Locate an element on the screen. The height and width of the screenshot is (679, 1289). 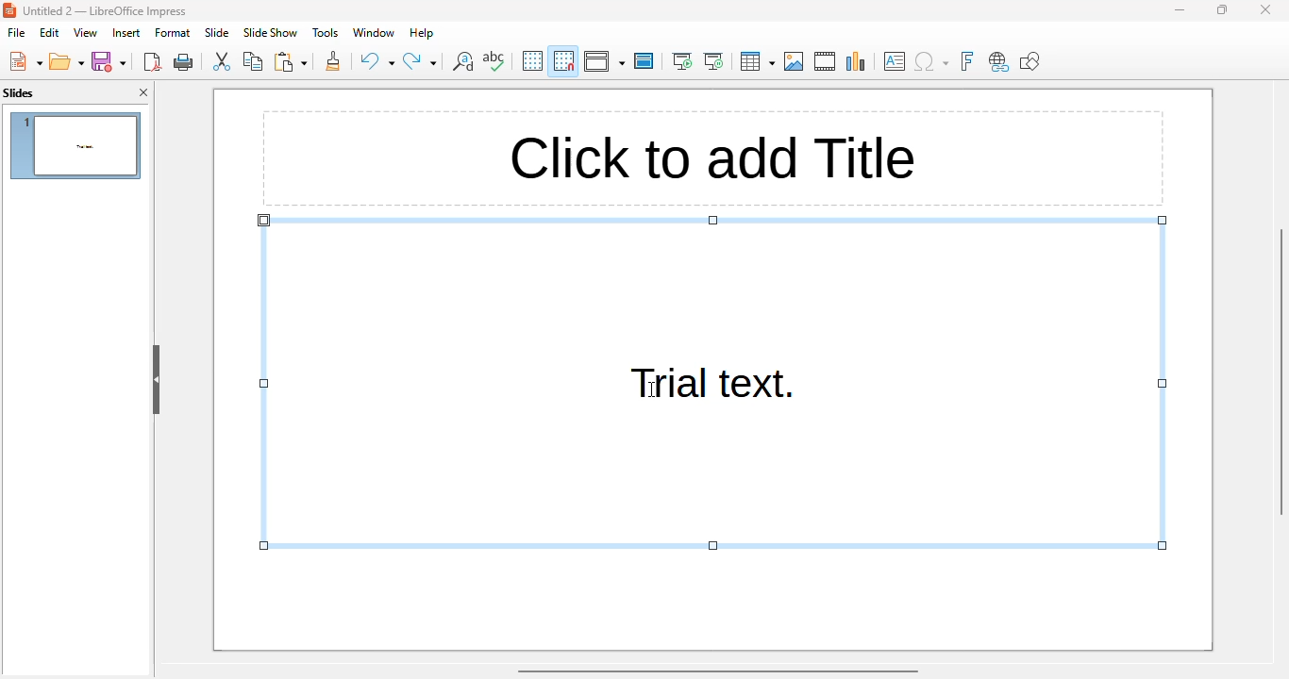
open is located at coordinates (67, 60).